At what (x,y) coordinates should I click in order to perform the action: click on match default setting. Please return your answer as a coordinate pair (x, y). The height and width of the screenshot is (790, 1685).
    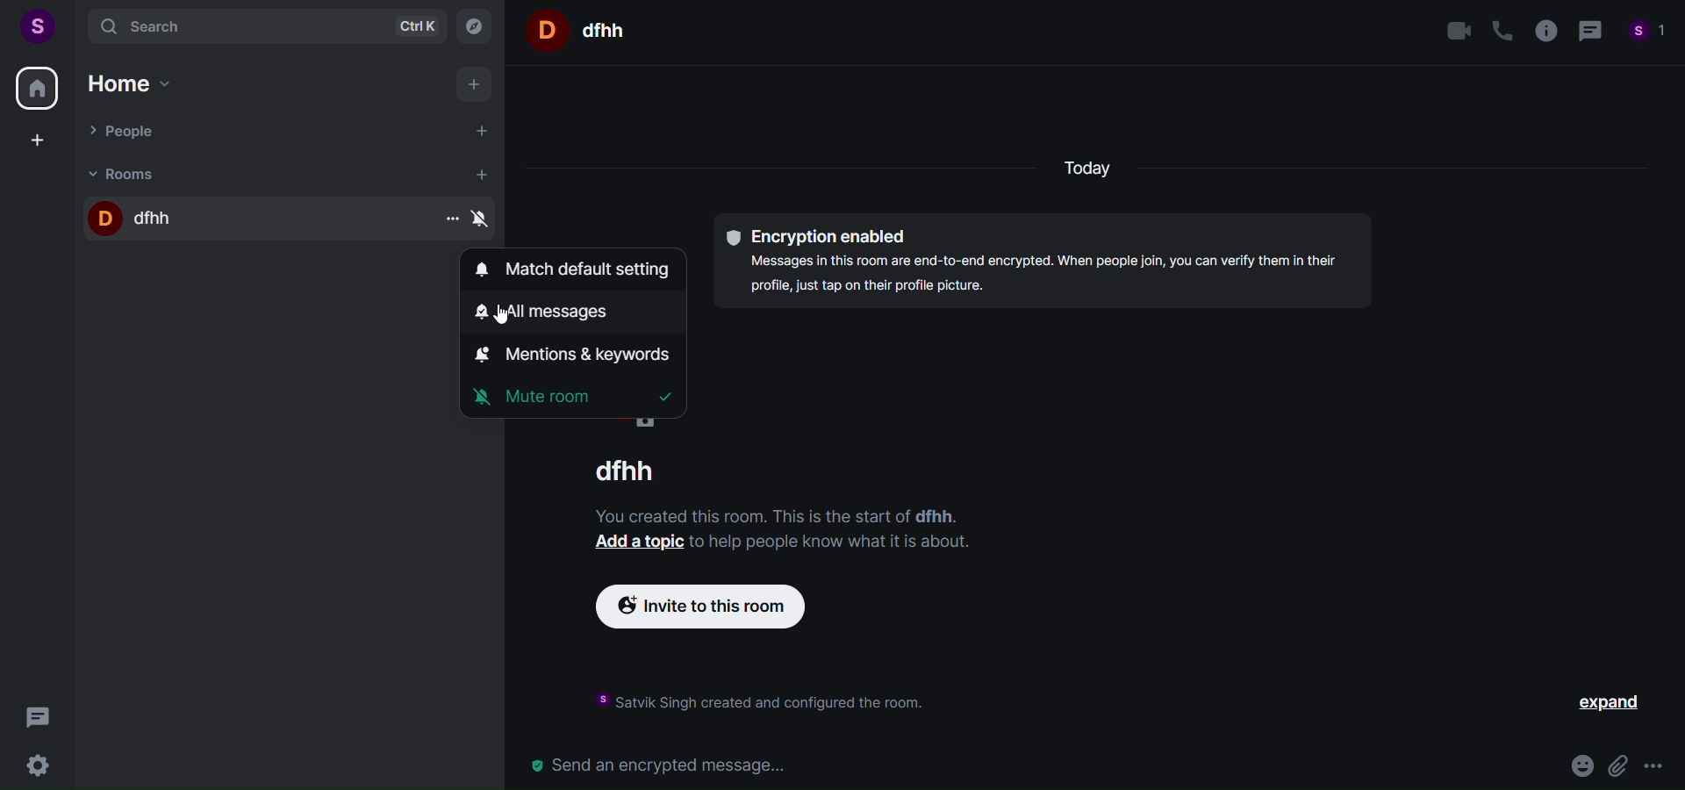
    Looking at the image, I should click on (565, 269).